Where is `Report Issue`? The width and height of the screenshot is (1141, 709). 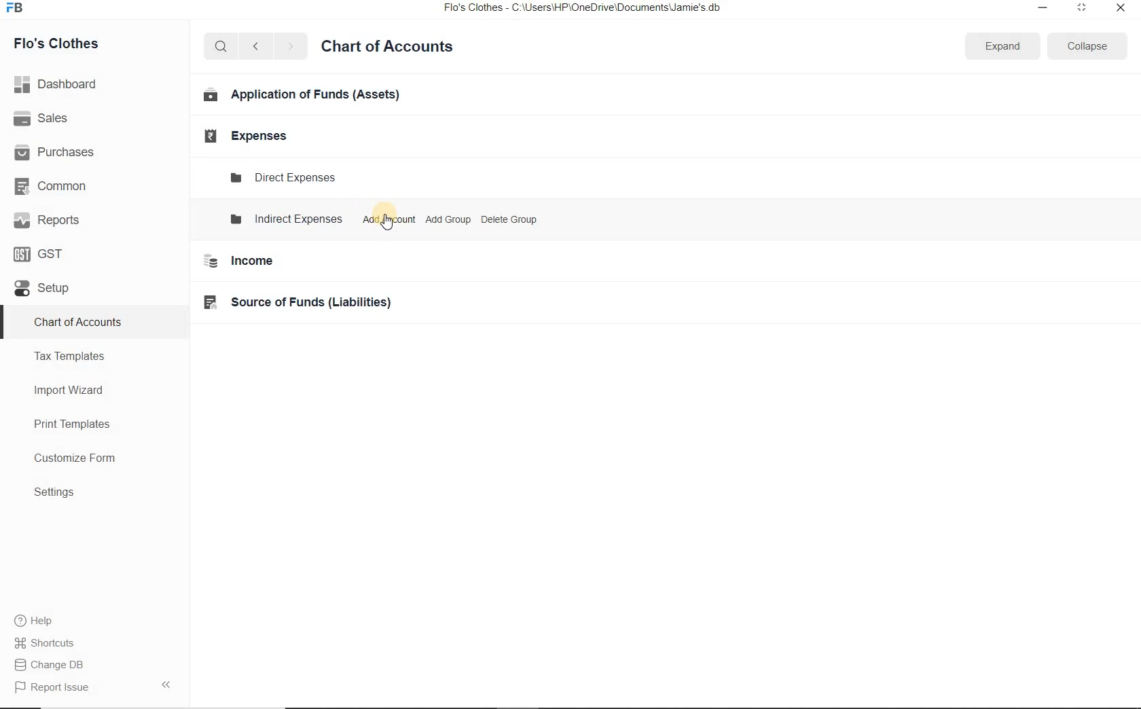
Report Issue is located at coordinates (49, 688).